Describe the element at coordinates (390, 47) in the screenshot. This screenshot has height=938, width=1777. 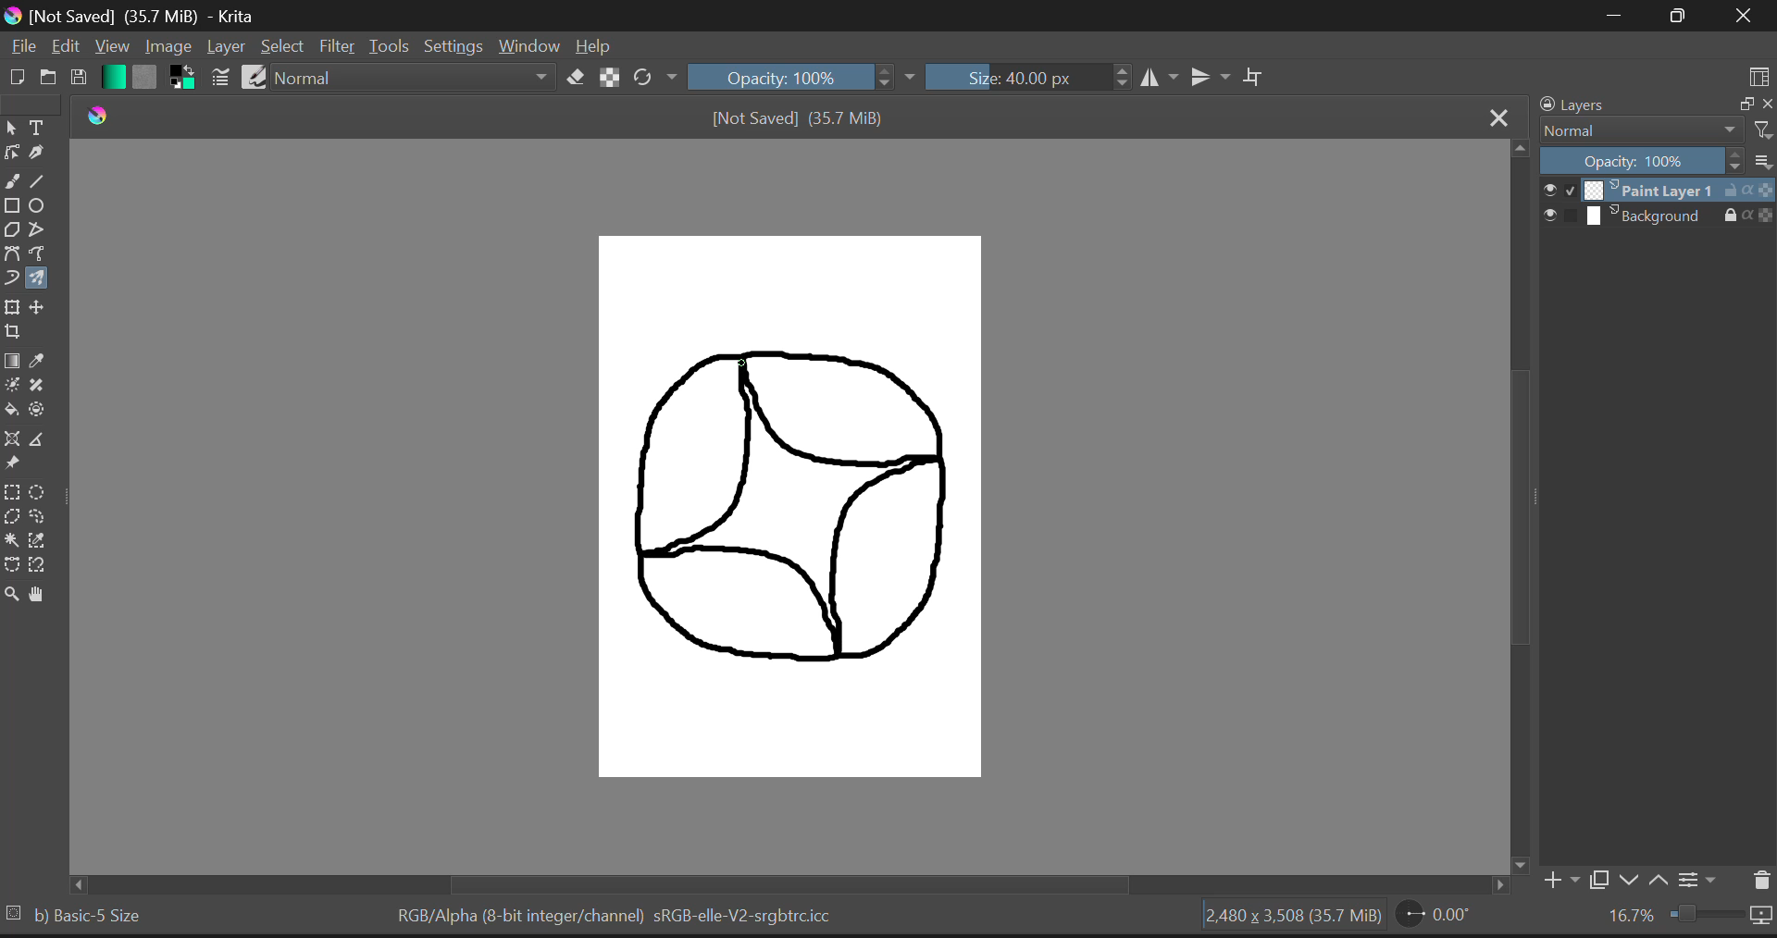
I see `Tools` at that location.